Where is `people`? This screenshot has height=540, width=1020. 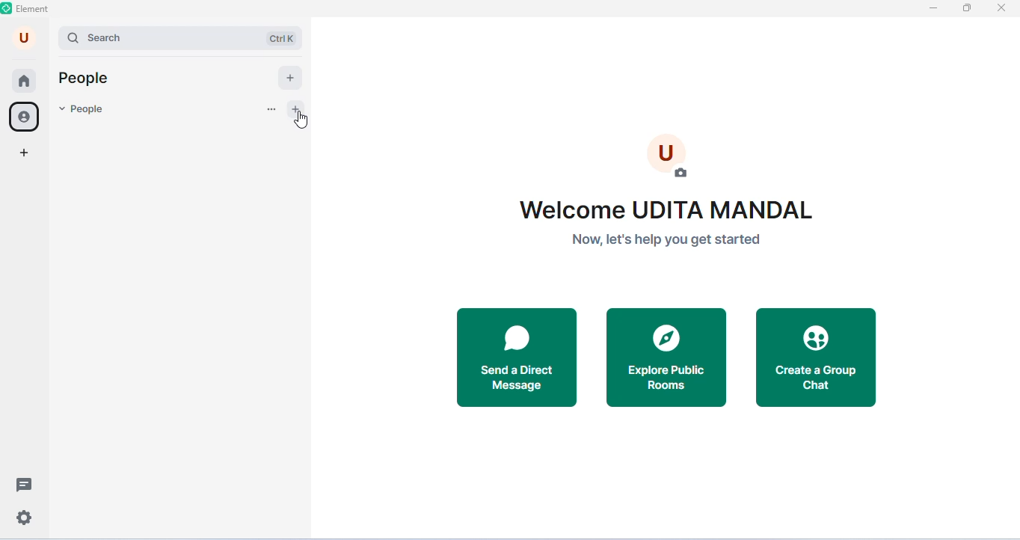 people is located at coordinates (26, 117).